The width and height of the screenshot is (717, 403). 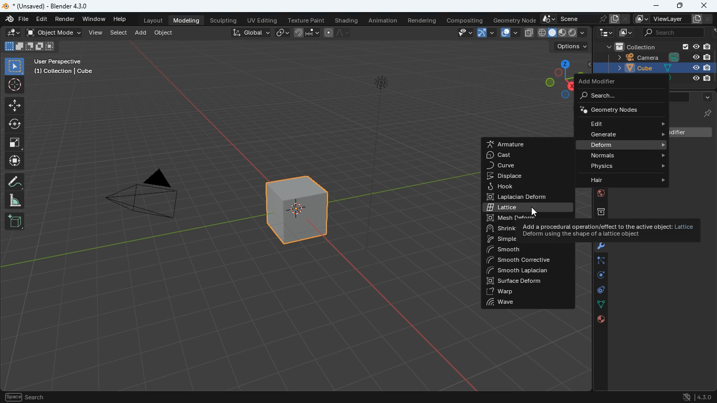 What do you see at coordinates (627, 182) in the screenshot?
I see `hair` at bounding box center [627, 182].